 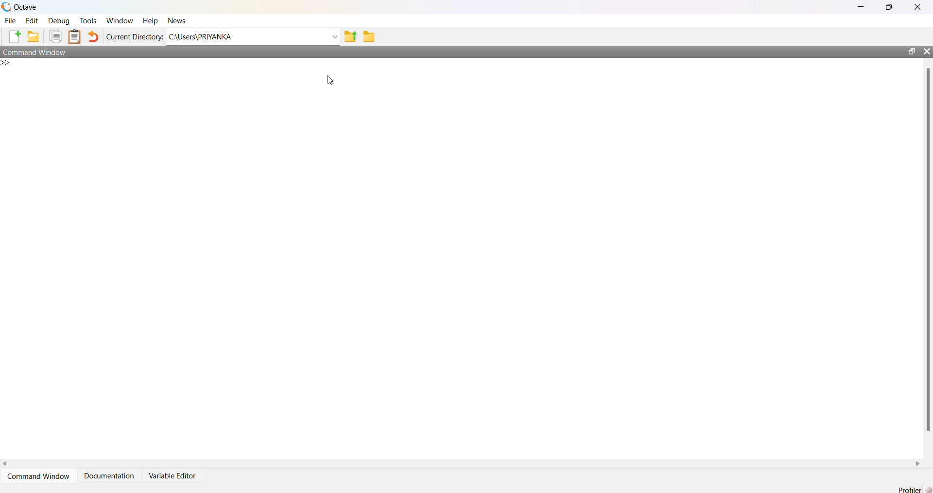 What do you see at coordinates (122, 21) in the screenshot?
I see `Nindow` at bounding box center [122, 21].